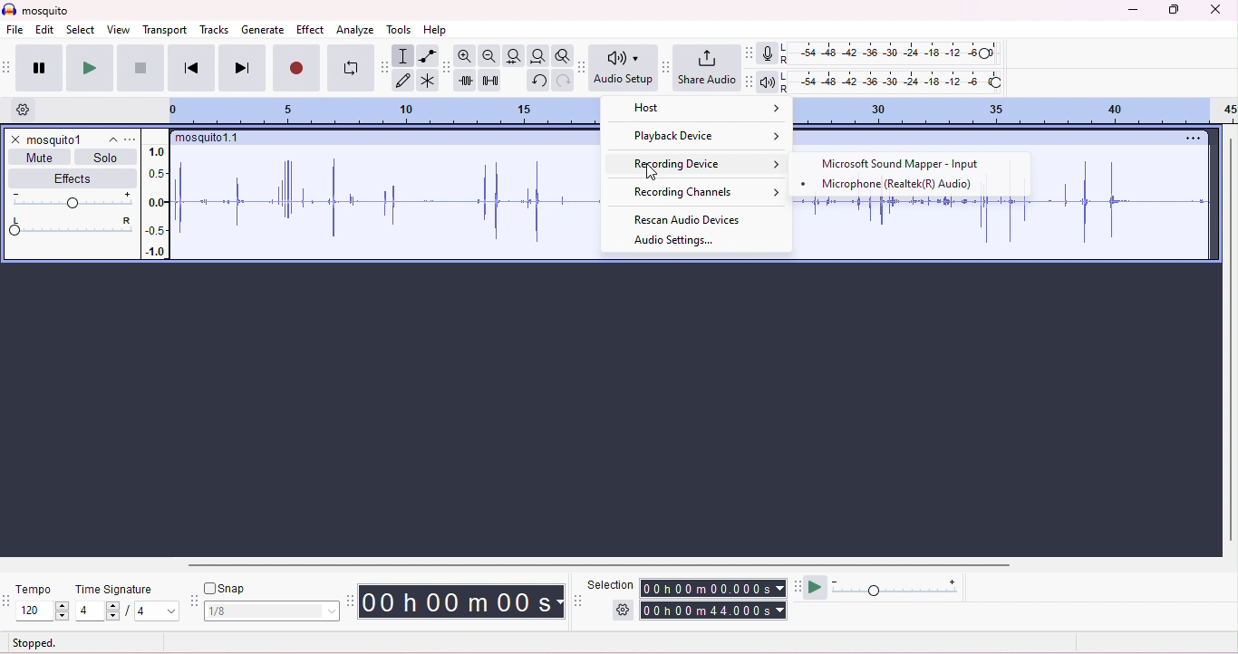 The image size is (1238, 654). I want to click on analyze, so click(357, 31).